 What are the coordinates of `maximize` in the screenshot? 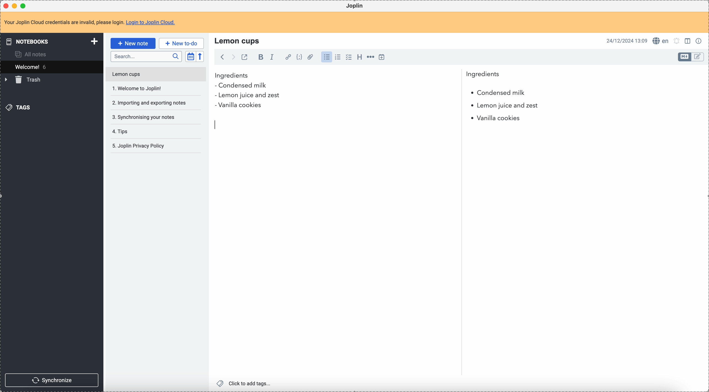 It's located at (24, 5).